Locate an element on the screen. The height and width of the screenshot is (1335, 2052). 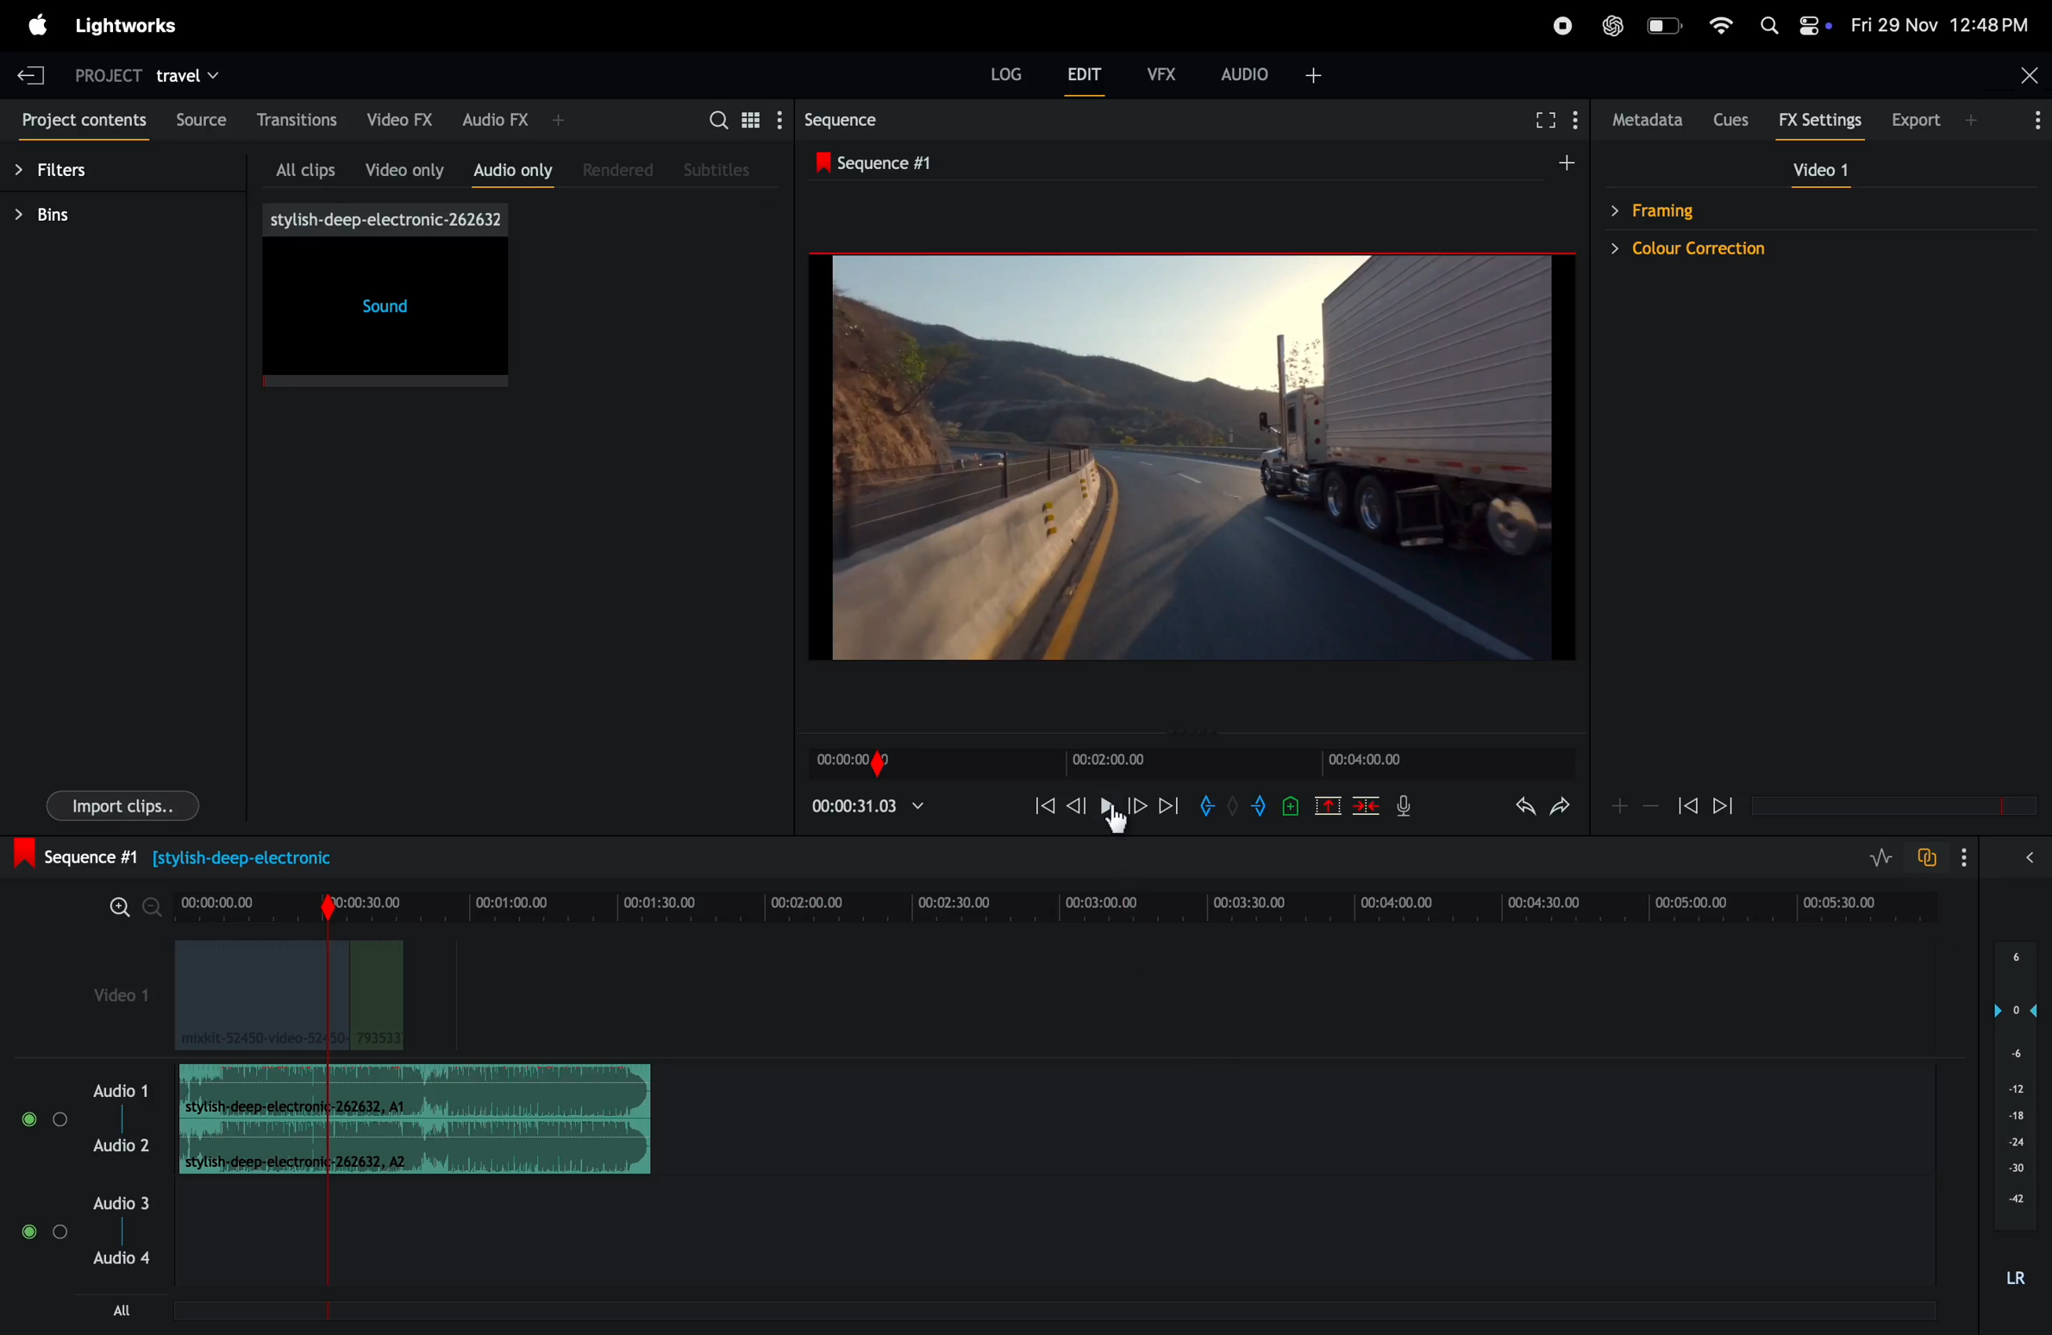
time frame is located at coordinates (1057, 903).